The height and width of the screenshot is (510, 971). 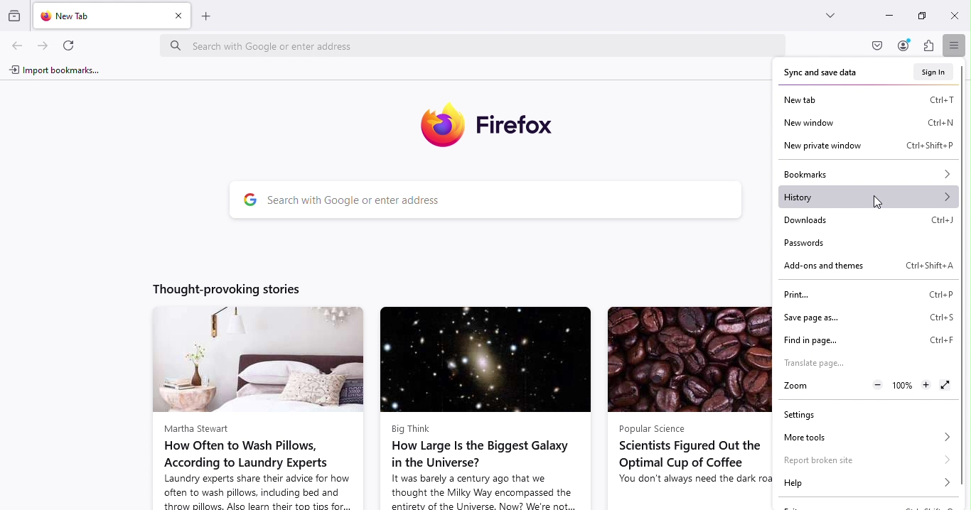 I want to click on Password, so click(x=805, y=244).